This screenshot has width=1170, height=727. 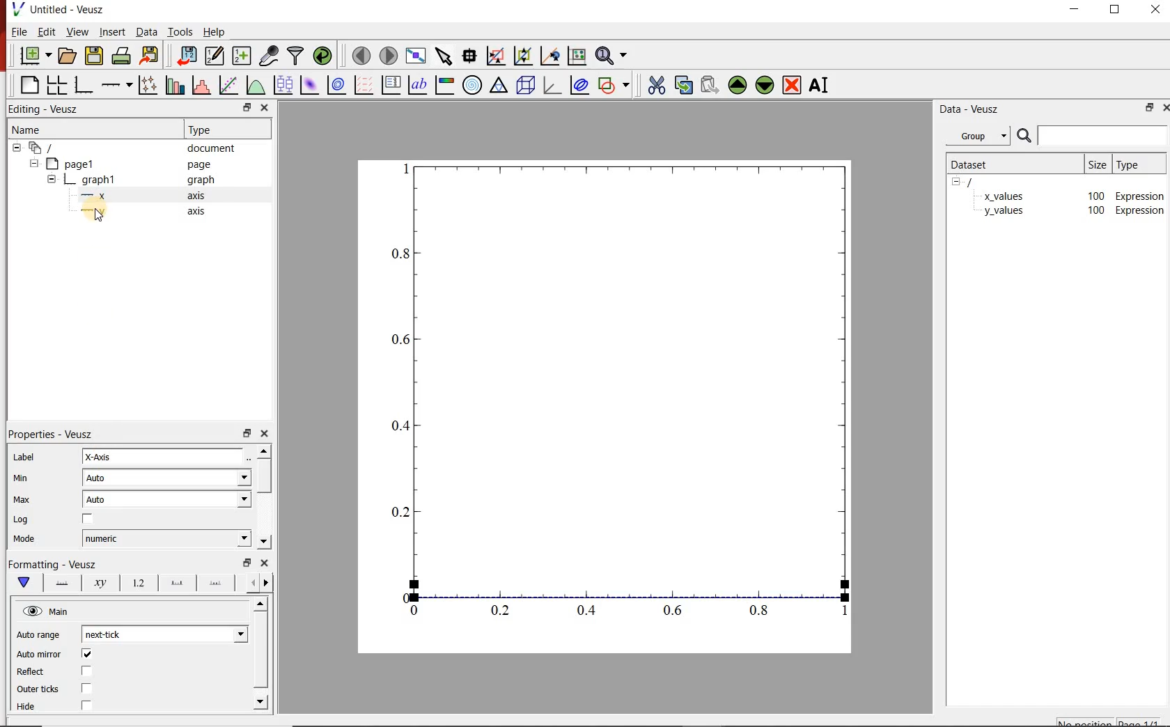 What do you see at coordinates (147, 86) in the screenshot?
I see `plot points` at bounding box center [147, 86].